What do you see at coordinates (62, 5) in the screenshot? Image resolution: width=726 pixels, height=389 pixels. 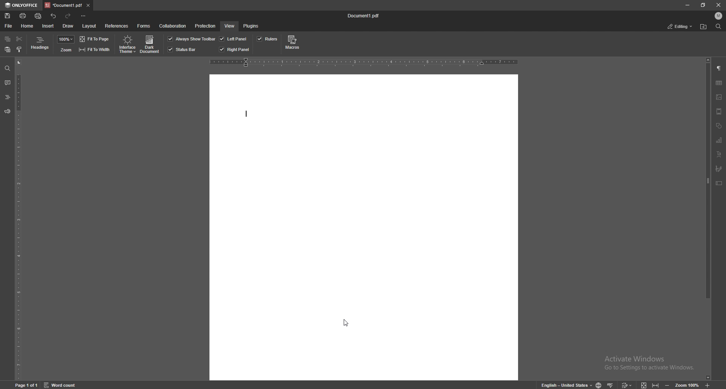 I see `tab` at bounding box center [62, 5].